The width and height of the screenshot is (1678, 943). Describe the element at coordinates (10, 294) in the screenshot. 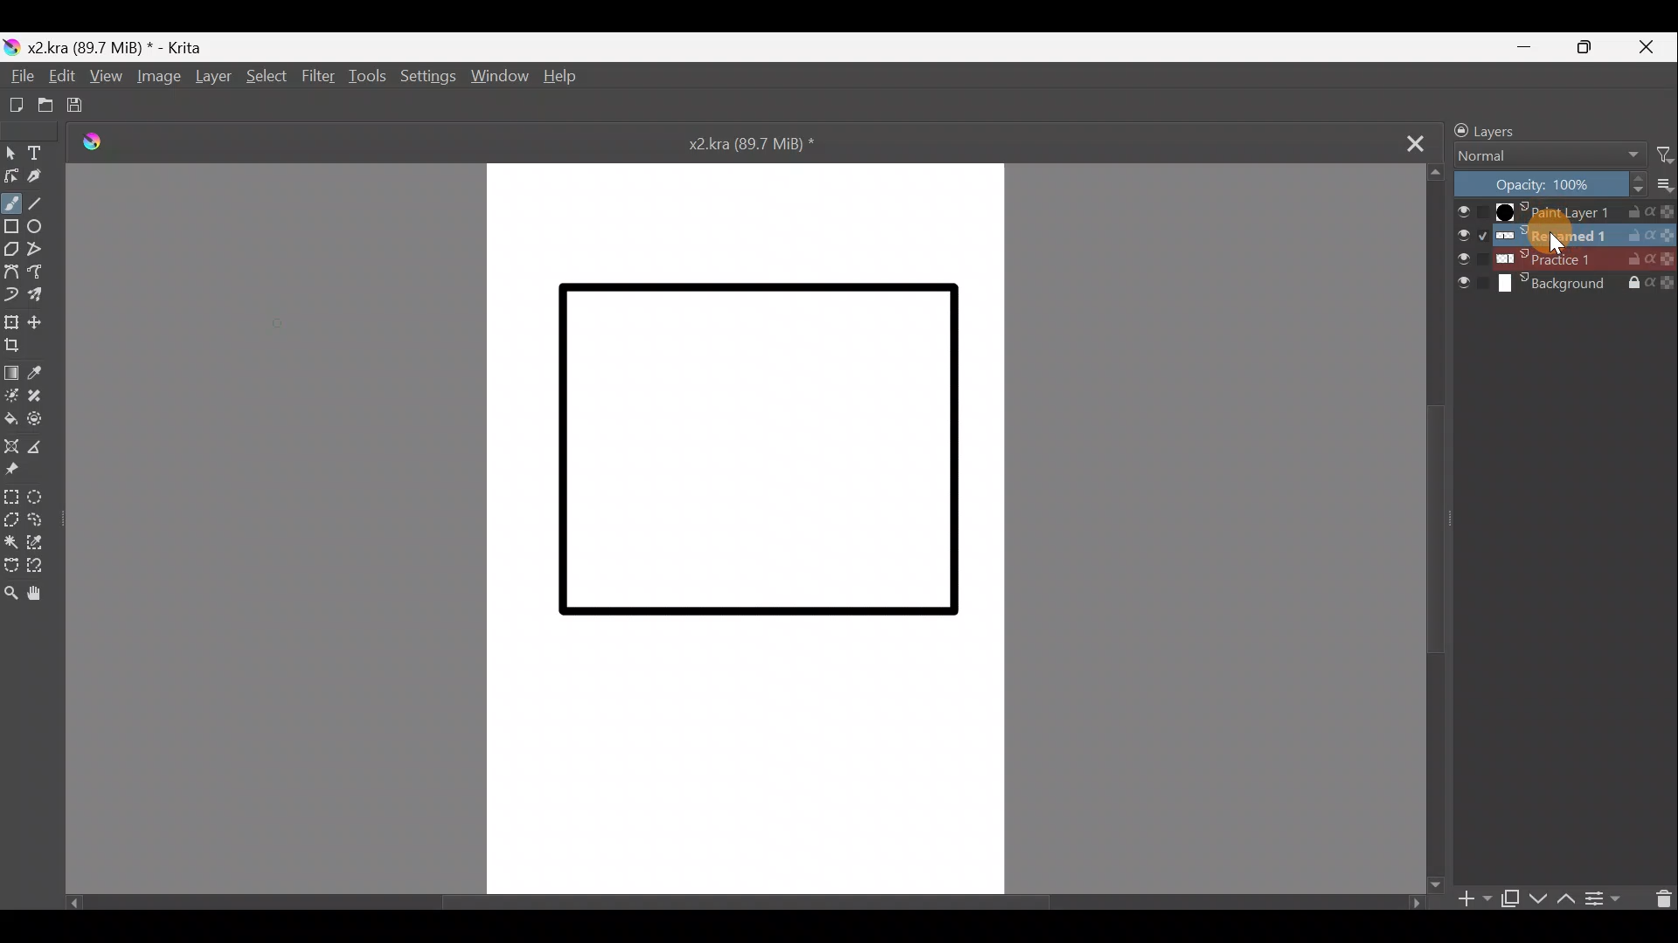

I see `Dynamic brush tool` at that location.